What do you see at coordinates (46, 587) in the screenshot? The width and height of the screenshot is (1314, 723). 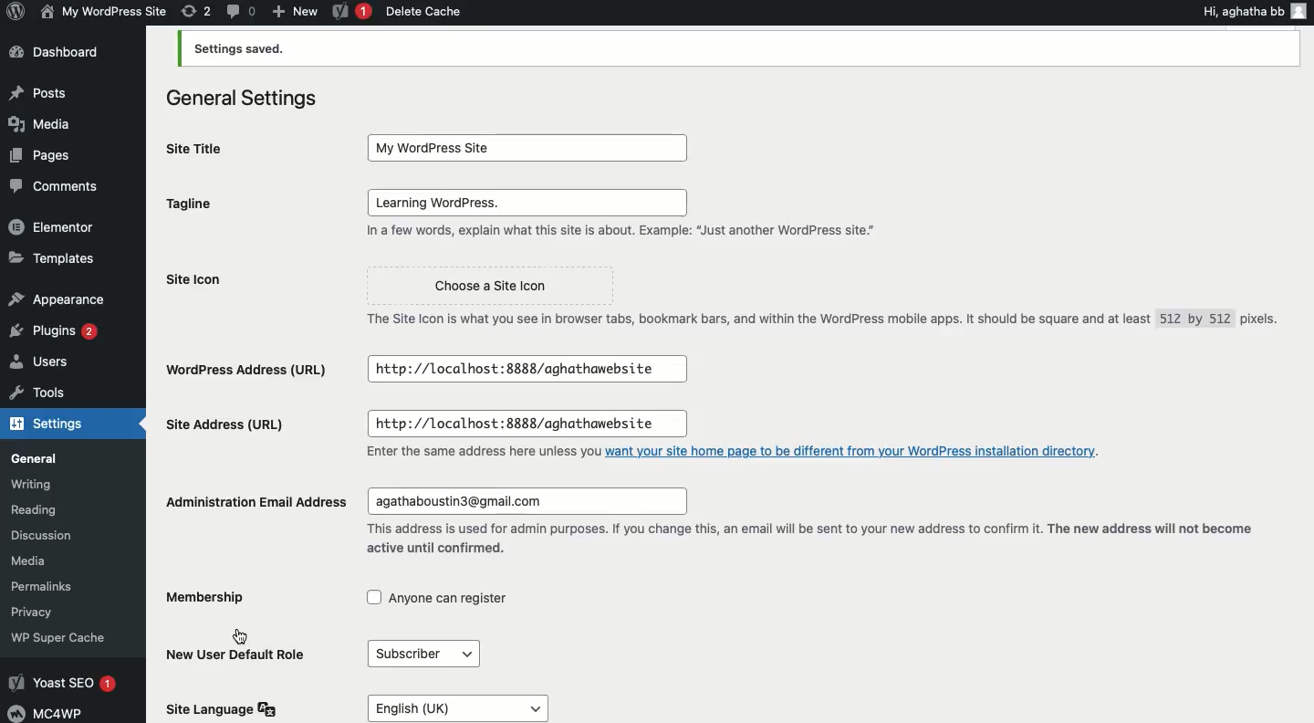 I see `Permalinks` at bounding box center [46, 587].